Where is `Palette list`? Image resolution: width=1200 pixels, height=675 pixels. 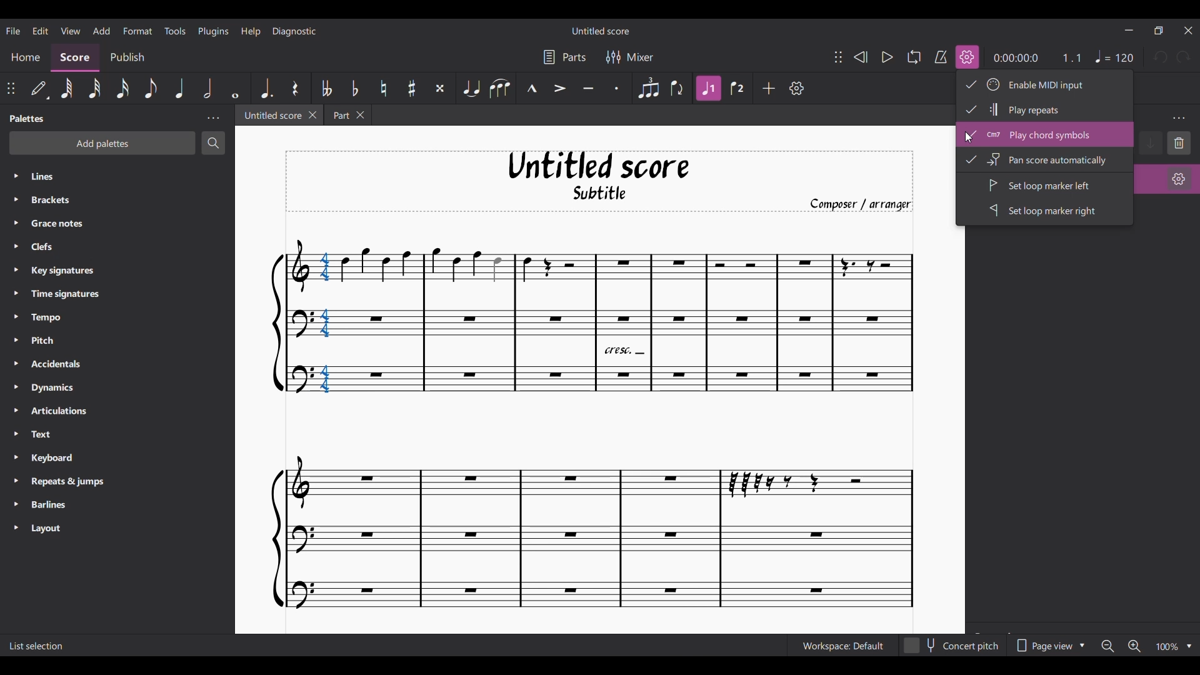
Palette list is located at coordinates (129, 352).